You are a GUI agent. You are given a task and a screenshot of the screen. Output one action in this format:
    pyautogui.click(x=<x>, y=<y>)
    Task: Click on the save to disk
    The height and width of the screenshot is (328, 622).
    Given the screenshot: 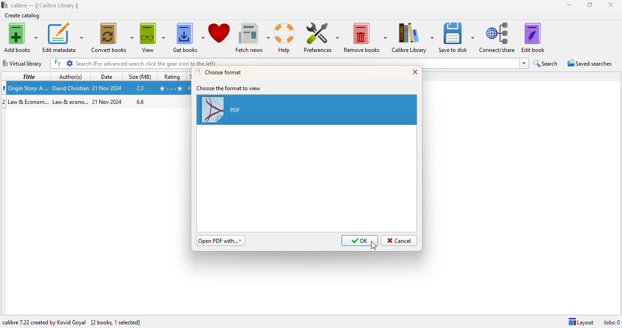 What is the action you would take?
    pyautogui.click(x=457, y=38)
    